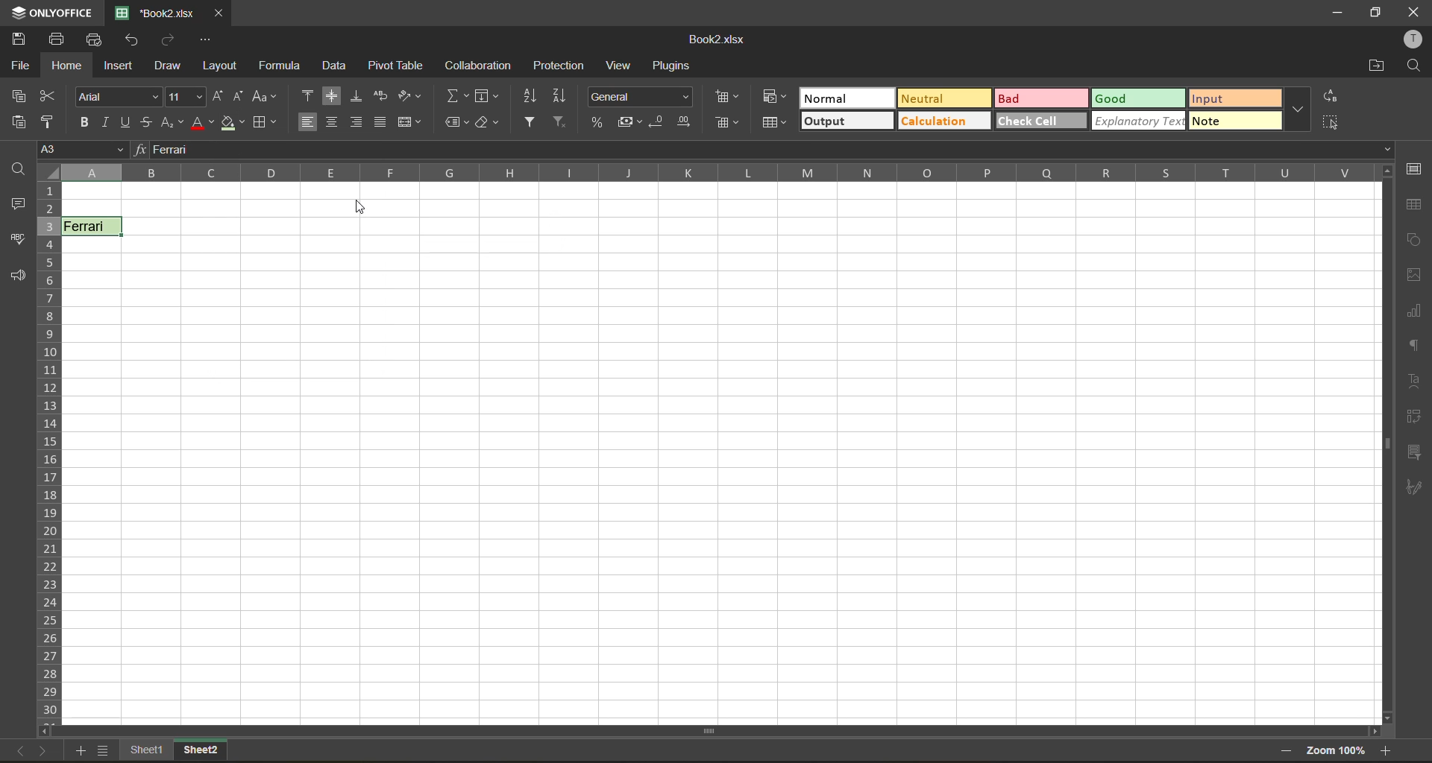 This screenshot has height=763, width=1432. I want to click on print, so click(60, 39).